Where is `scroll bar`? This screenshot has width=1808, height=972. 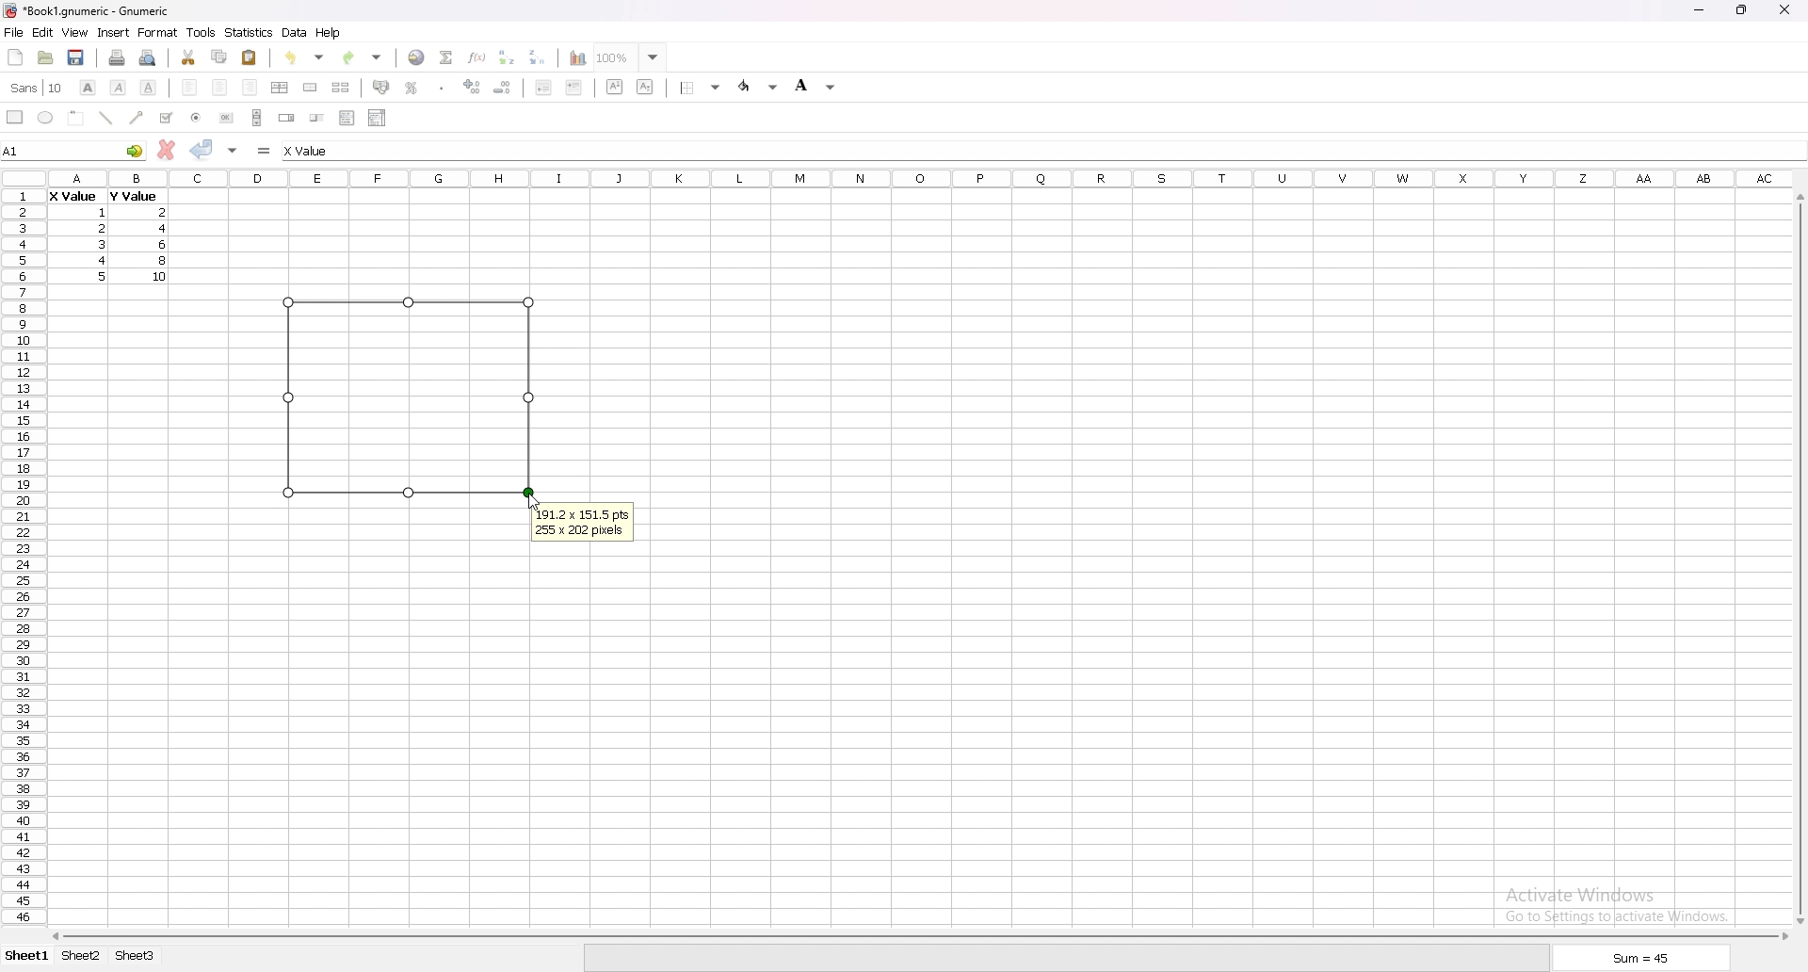 scroll bar is located at coordinates (257, 117).